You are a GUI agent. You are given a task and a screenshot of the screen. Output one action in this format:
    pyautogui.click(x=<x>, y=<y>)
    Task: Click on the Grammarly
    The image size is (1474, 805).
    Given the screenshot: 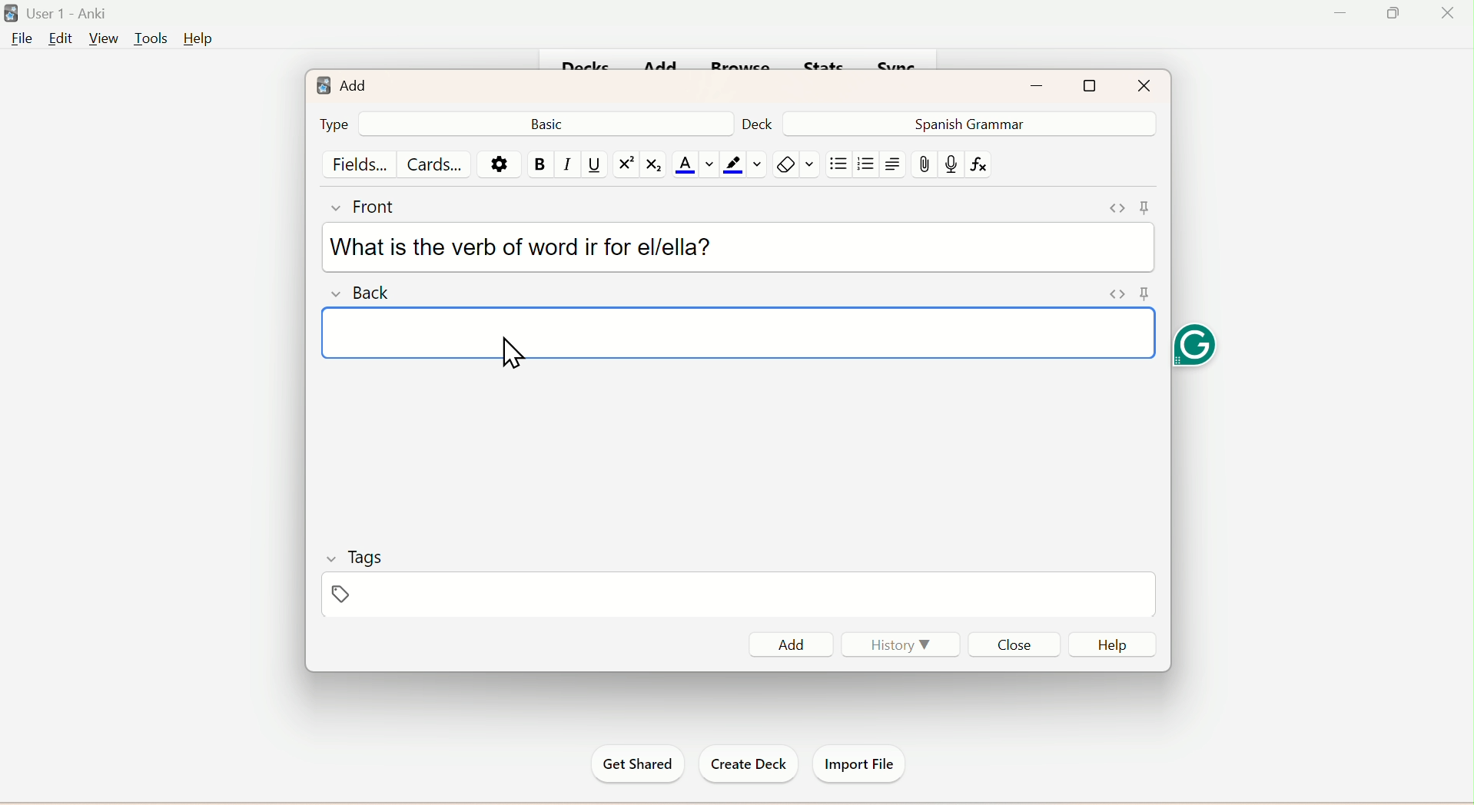 What is the action you would take?
    pyautogui.click(x=1200, y=340)
    